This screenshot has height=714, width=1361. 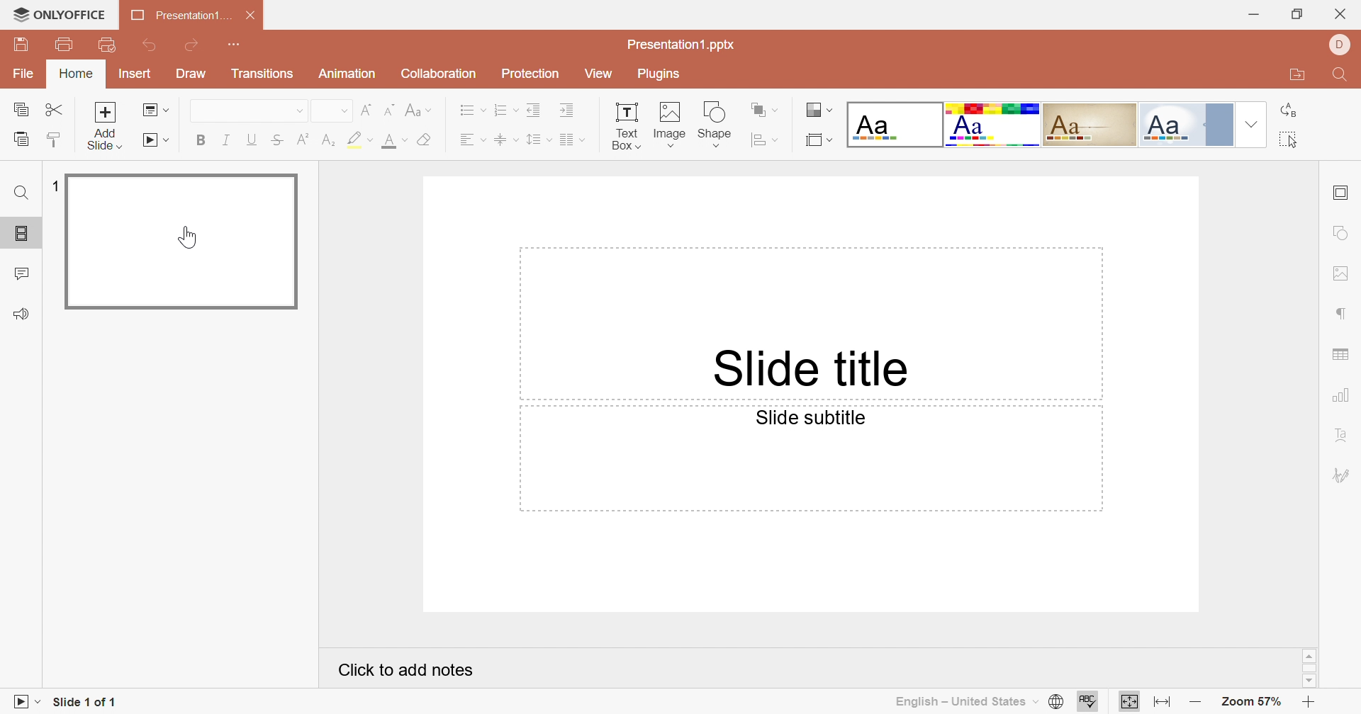 What do you see at coordinates (1294, 75) in the screenshot?
I see `Open file location` at bounding box center [1294, 75].